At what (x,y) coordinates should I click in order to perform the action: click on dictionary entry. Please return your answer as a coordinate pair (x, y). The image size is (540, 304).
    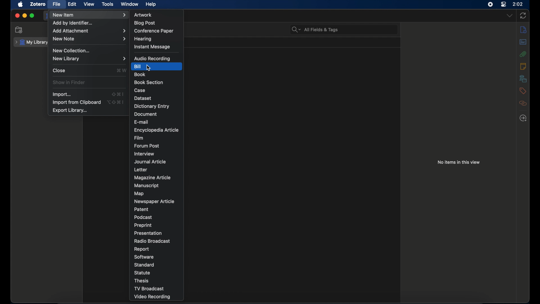
    Looking at the image, I should click on (152, 106).